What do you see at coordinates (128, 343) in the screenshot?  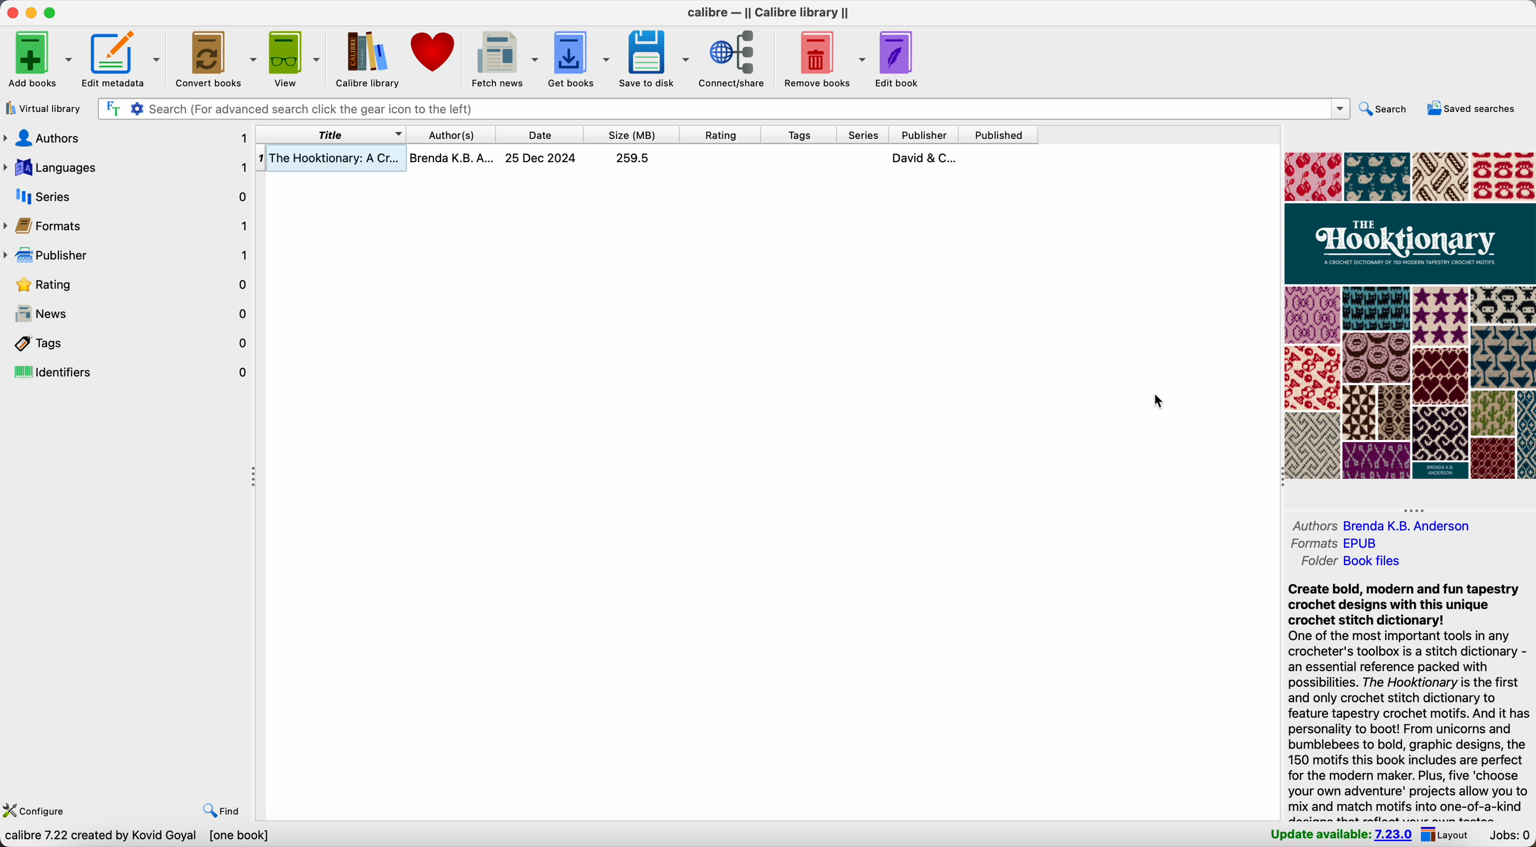 I see `tags` at bounding box center [128, 343].